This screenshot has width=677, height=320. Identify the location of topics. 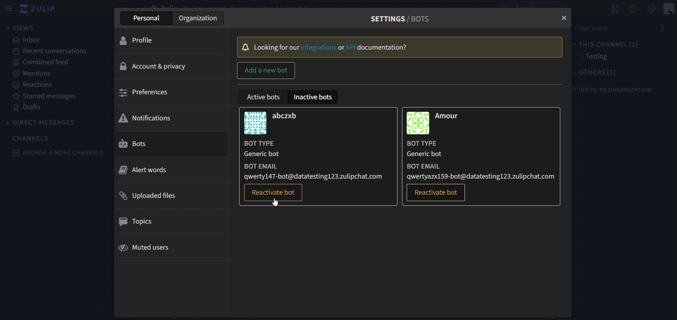
(139, 222).